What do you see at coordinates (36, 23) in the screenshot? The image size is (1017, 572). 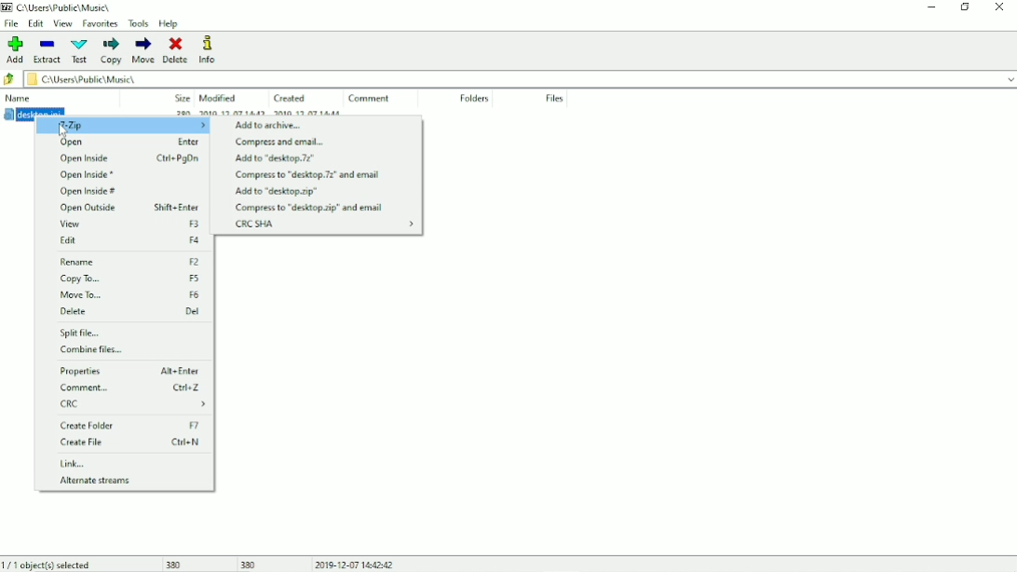 I see `Edit` at bounding box center [36, 23].